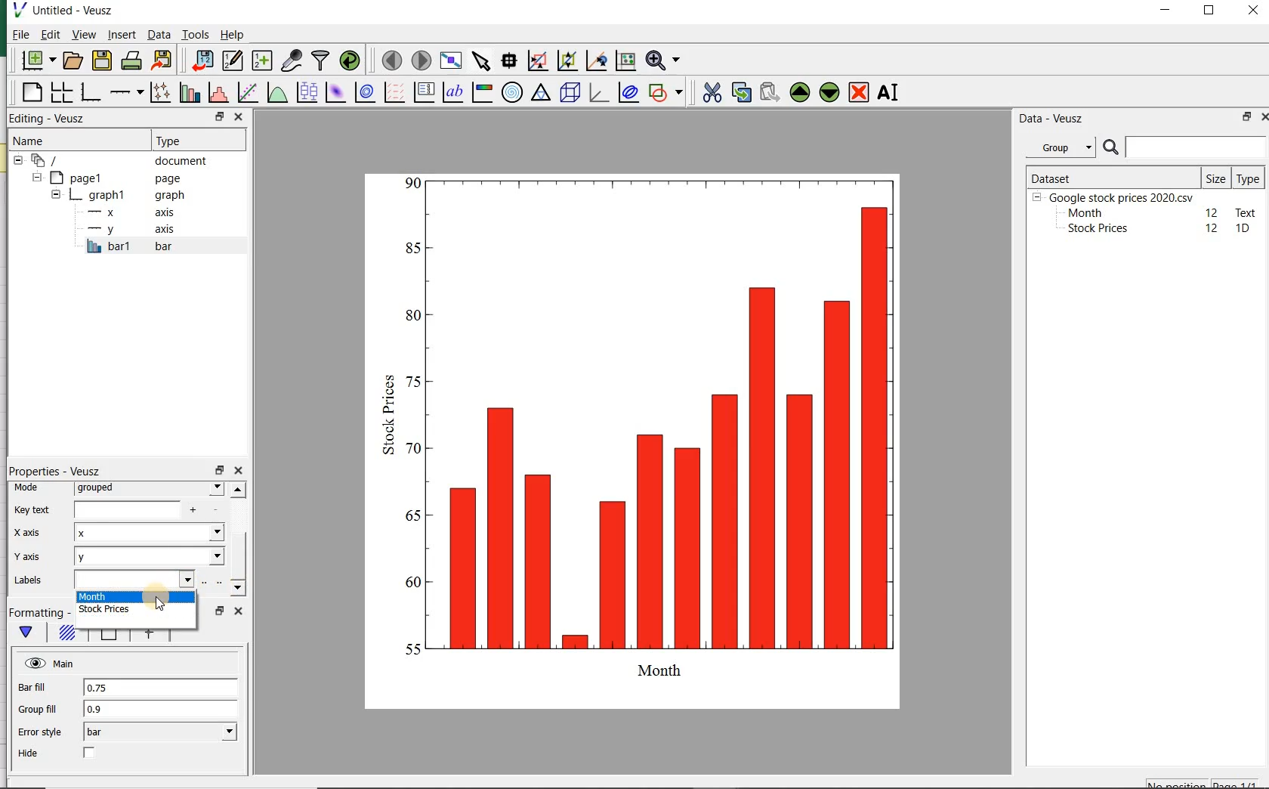 The height and width of the screenshot is (789, 1269). What do you see at coordinates (392, 94) in the screenshot?
I see `plot a vector field` at bounding box center [392, 94].